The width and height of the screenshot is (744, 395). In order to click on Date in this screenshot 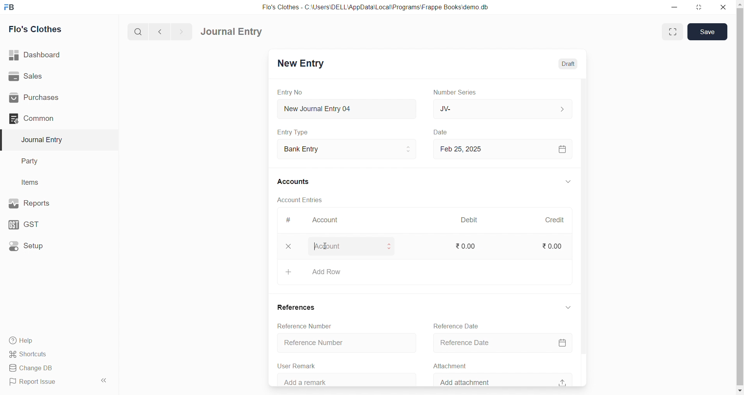, I will do `click(446, 132)`.